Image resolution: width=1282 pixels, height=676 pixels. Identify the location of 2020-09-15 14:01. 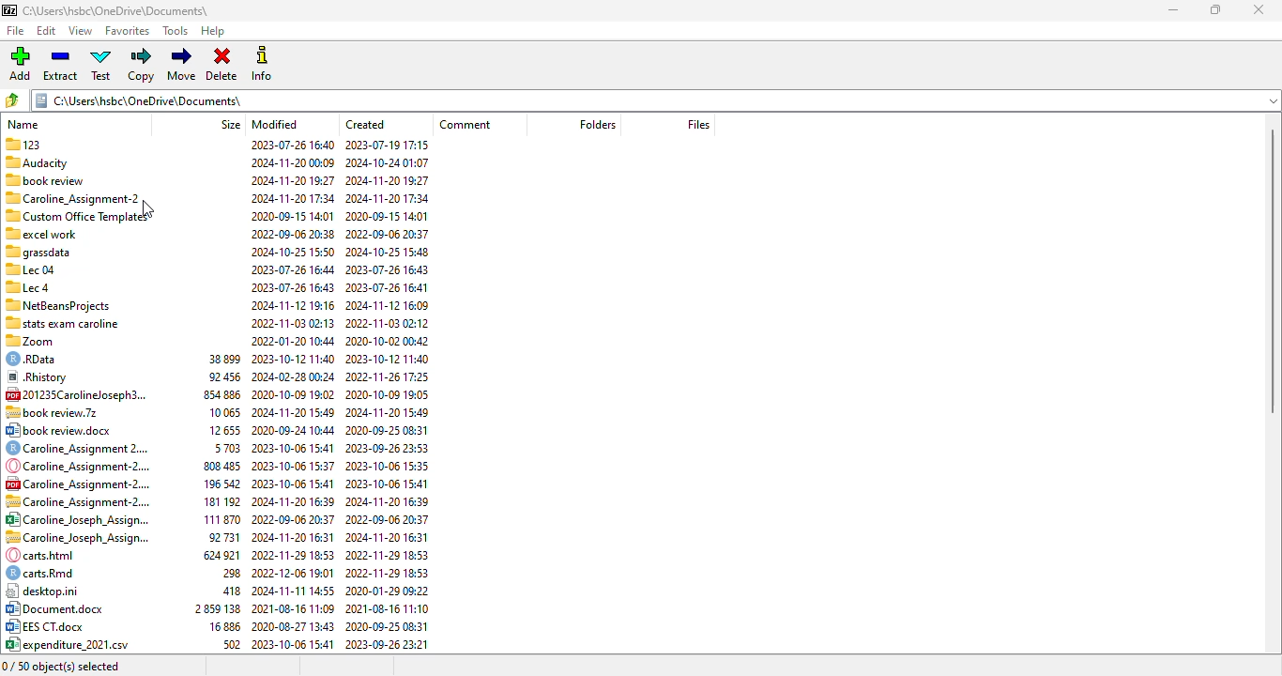
(290, 215).